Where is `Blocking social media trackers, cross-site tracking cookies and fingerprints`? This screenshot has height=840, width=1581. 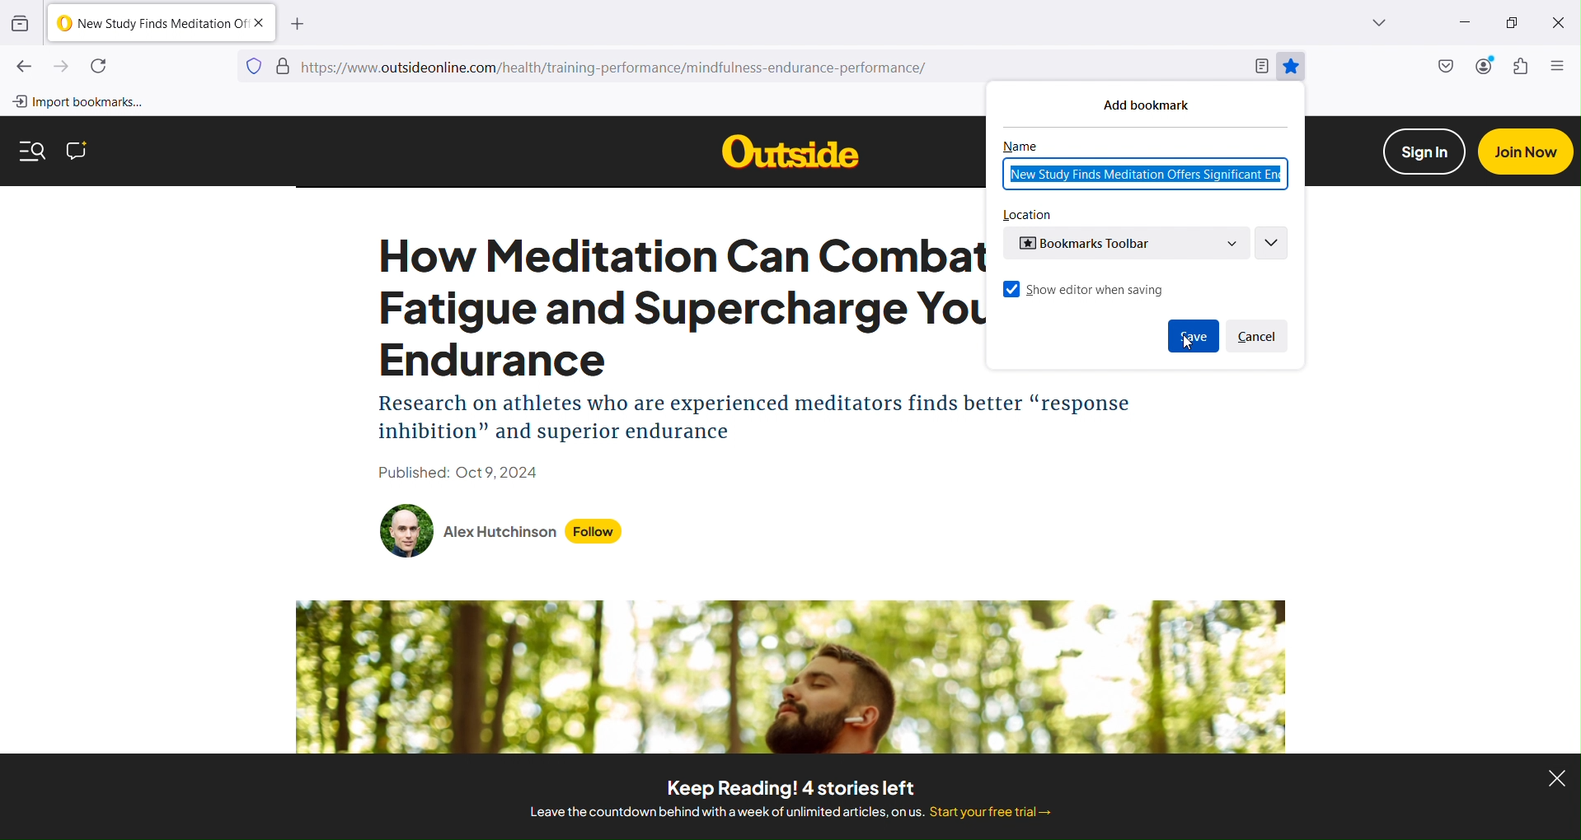
Blocking social media trackers, cross-site tracking cookies and fingerprints is located at coordinates (254, 65).